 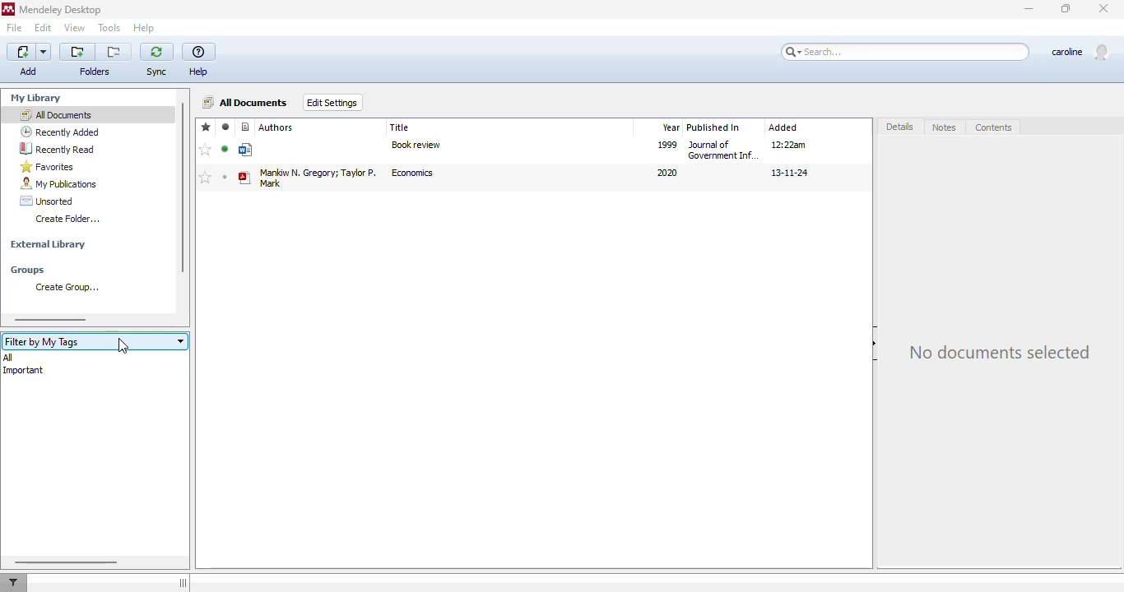 I want to click on hide, so click(x=876, y=343).